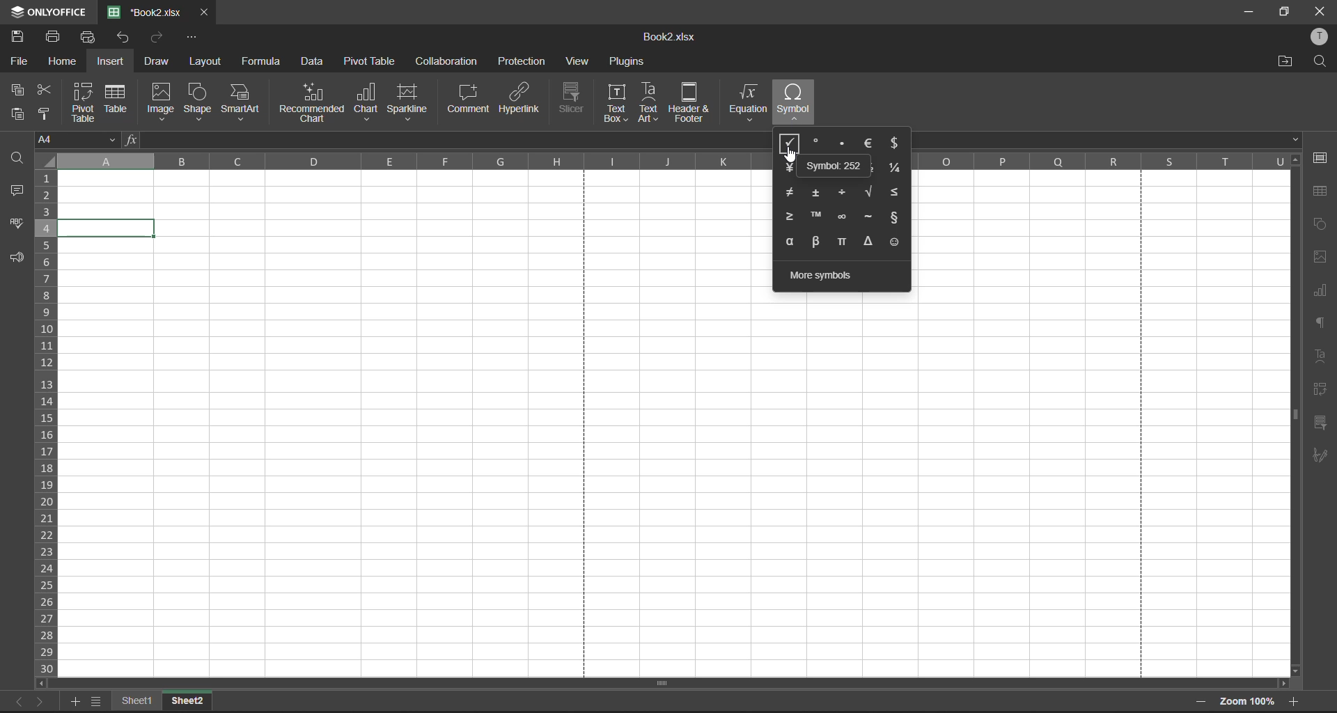 Image resolution: width=1337 pixels, height=713 pixels. What do you see at coordinates (449, 60) in the screenshot?
I see `collaboration` at bounding box center [449, 60].